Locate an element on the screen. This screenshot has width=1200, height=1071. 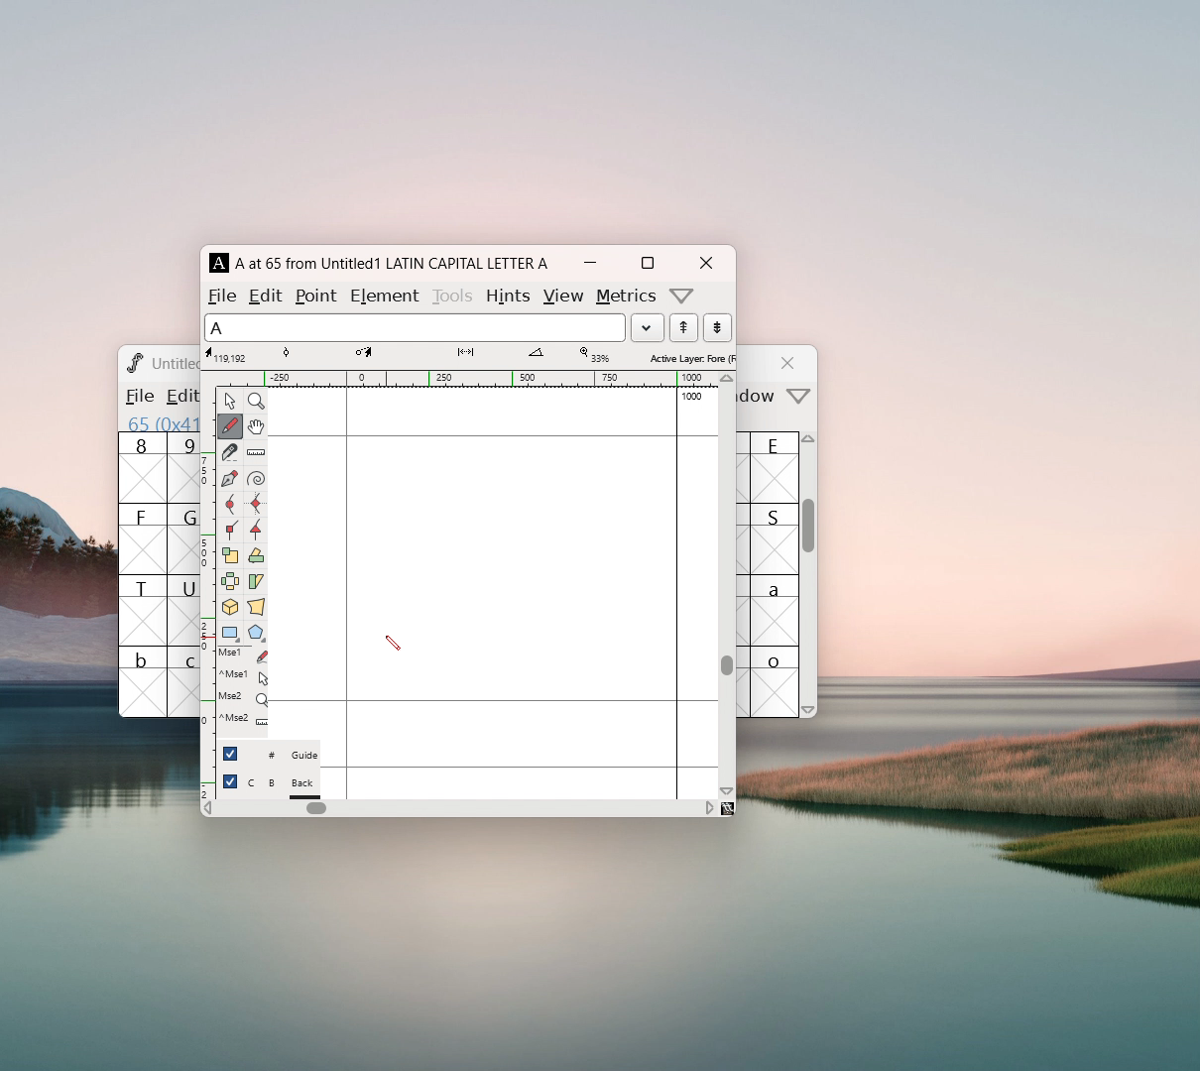
metrics is located at coordinates (627, 297).